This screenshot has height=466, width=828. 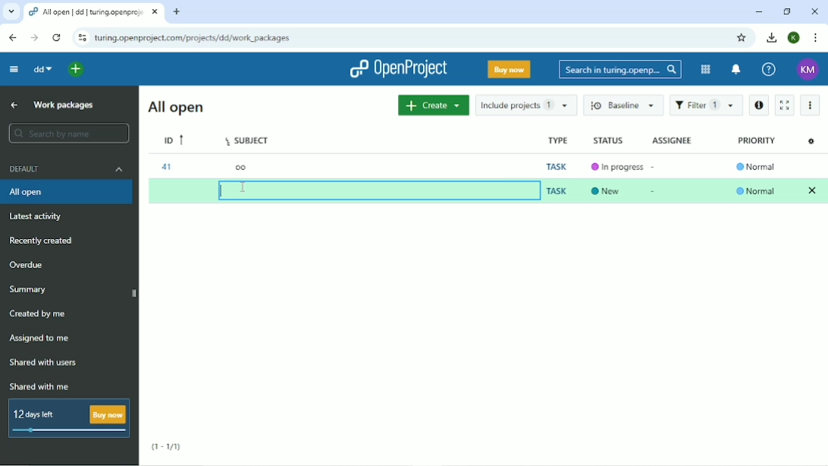 I want to click on Bookmark this tab, so click(x=742, y=38).